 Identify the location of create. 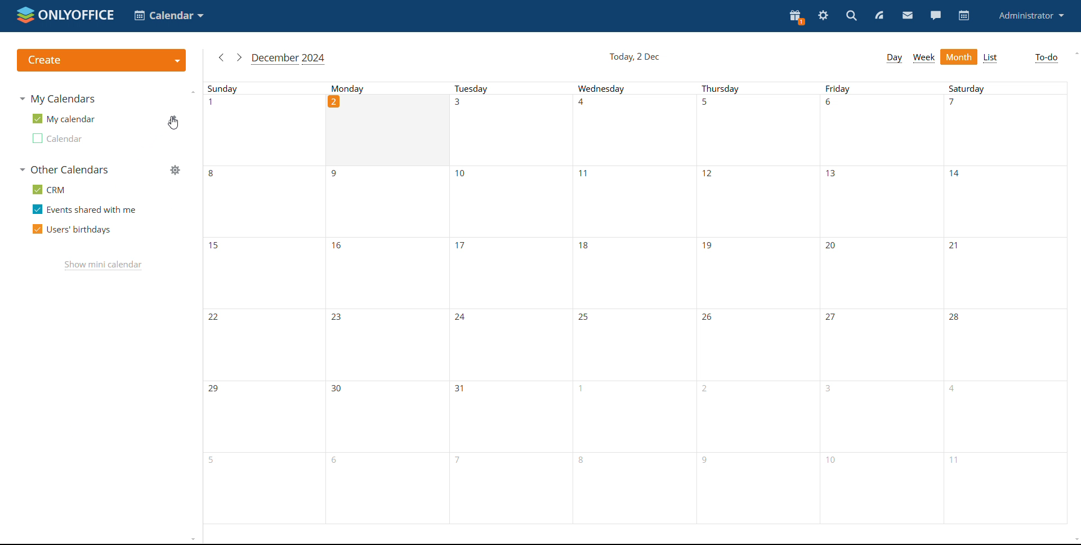
(101, 60).